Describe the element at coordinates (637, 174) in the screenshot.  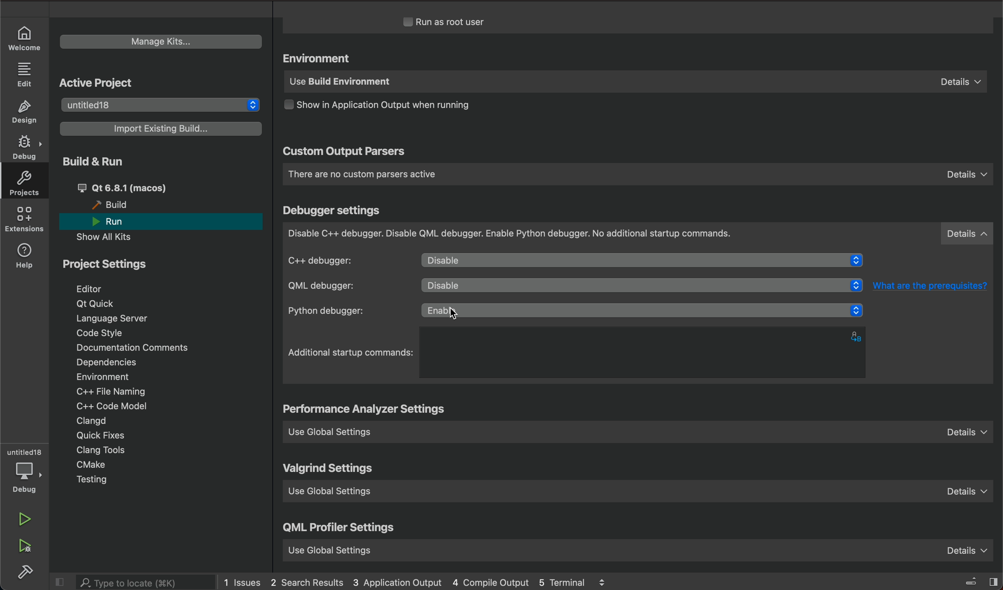
I see `custom parsers` at that location.